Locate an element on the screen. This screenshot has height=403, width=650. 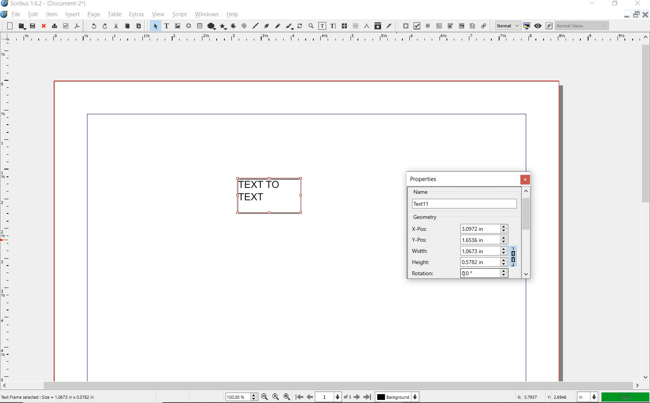
zoom level is located at coordinates (243, 398).